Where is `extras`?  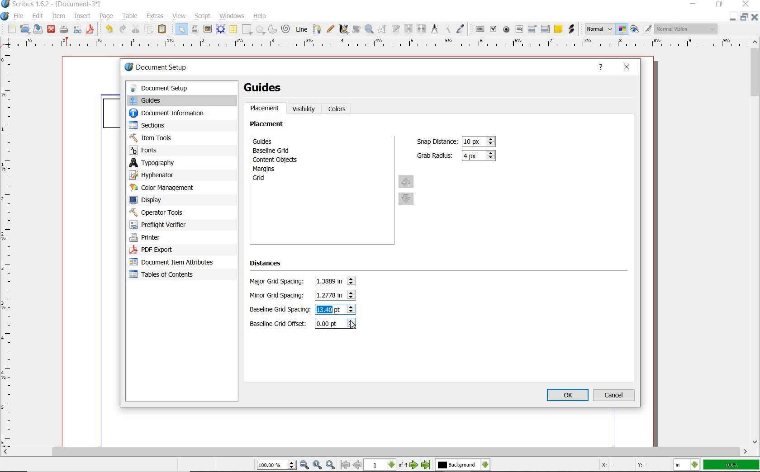
extras is located at coordinates (156, 15).